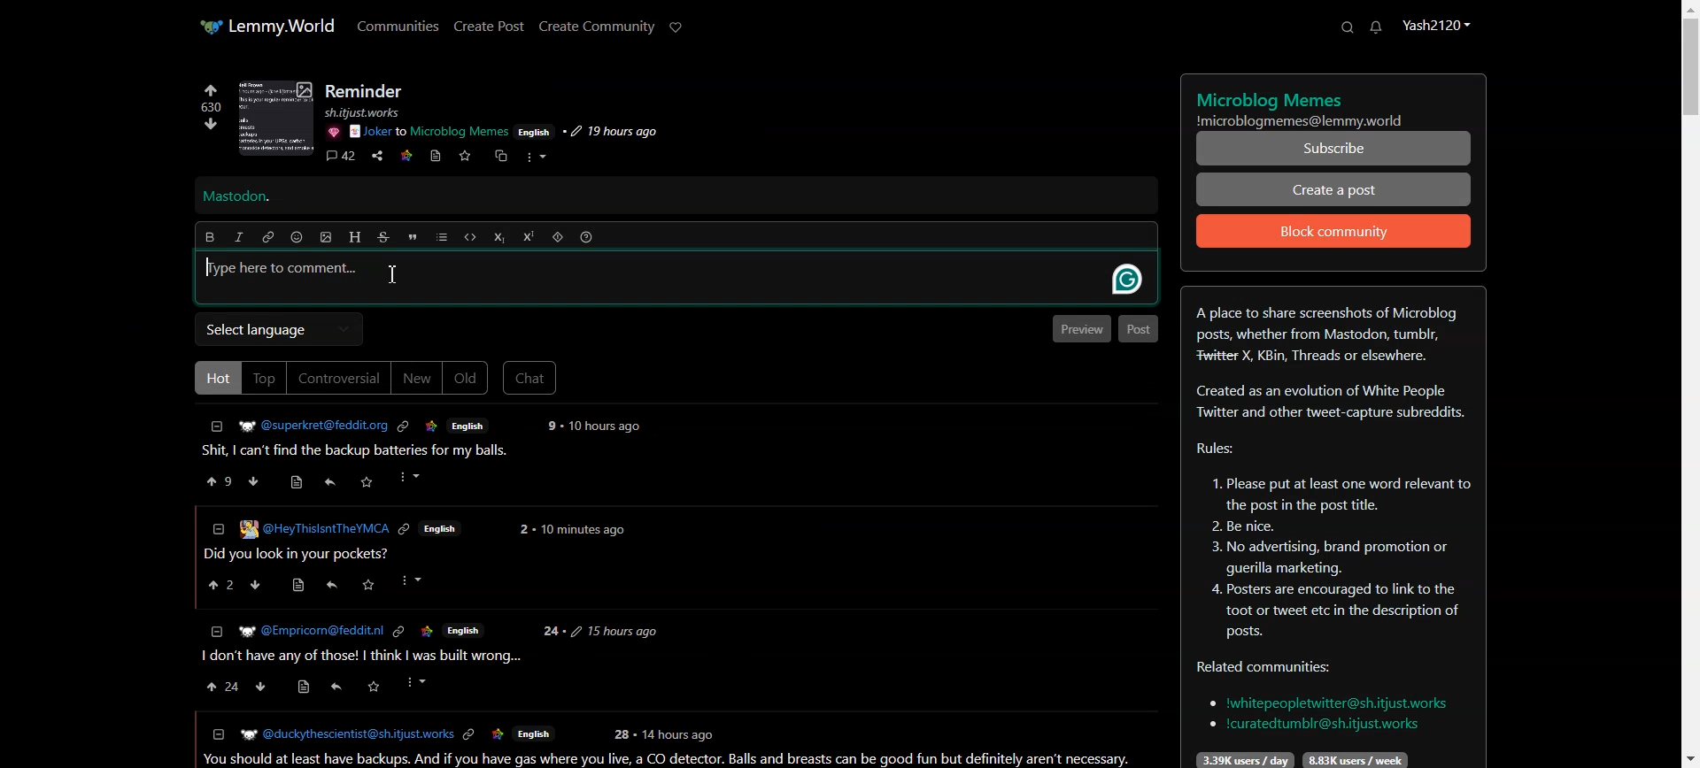 The image size is (1700, 768). What do you see at coordinates (359, 657) in the screenshot?
I see `I don’t have any of those! | think | was built wrong...` at bounding box center [359, 657].